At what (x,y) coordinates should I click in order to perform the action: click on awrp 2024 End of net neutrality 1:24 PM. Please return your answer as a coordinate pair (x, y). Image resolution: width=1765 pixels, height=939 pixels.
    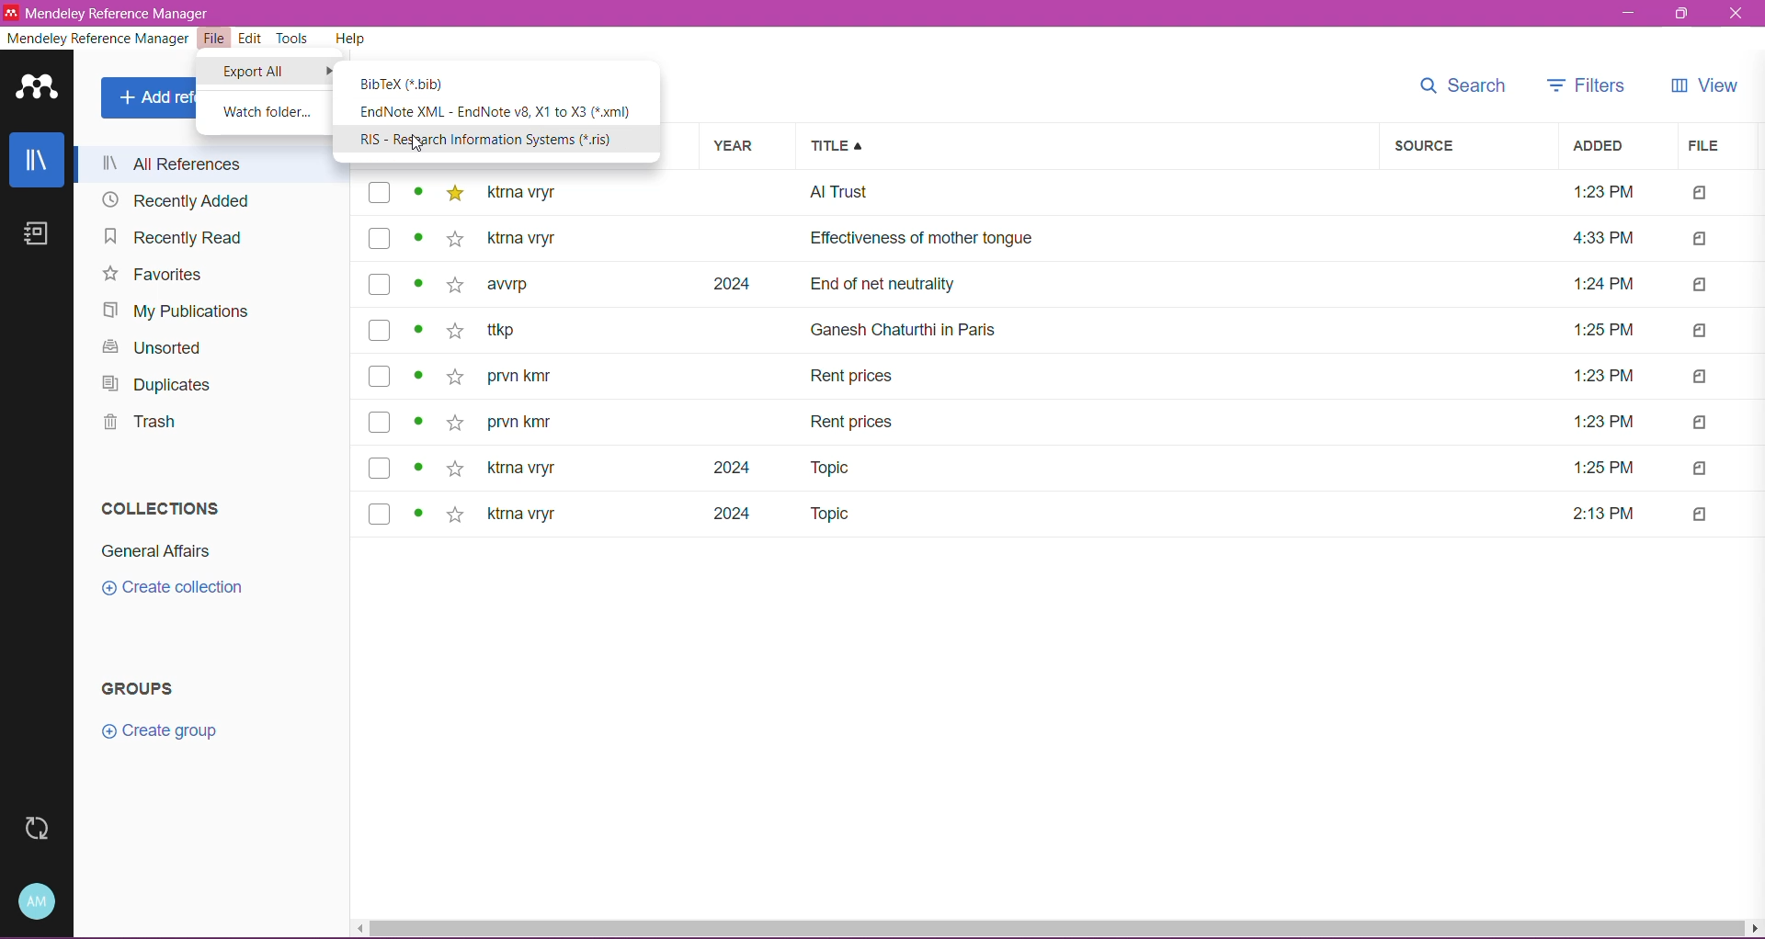
    Looking at the image, I should click on (1066, 284).